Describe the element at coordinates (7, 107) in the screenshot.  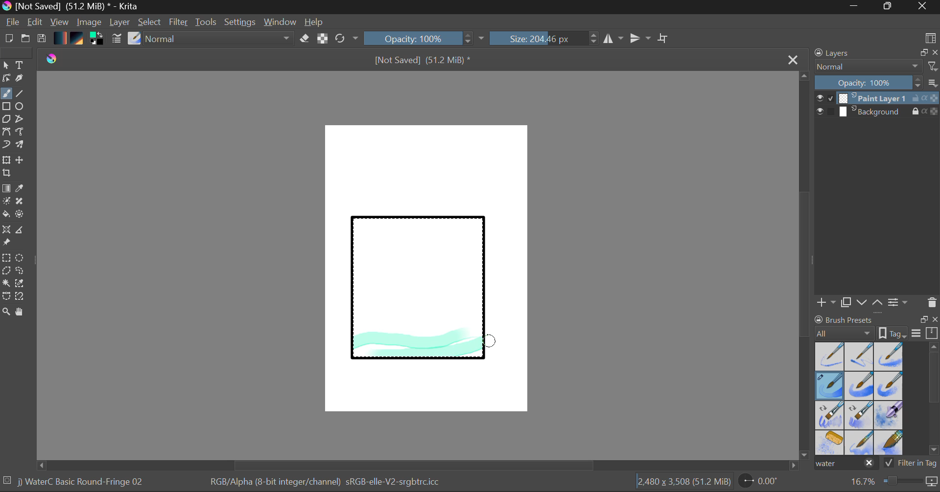
I see `Rectangle` at that location.